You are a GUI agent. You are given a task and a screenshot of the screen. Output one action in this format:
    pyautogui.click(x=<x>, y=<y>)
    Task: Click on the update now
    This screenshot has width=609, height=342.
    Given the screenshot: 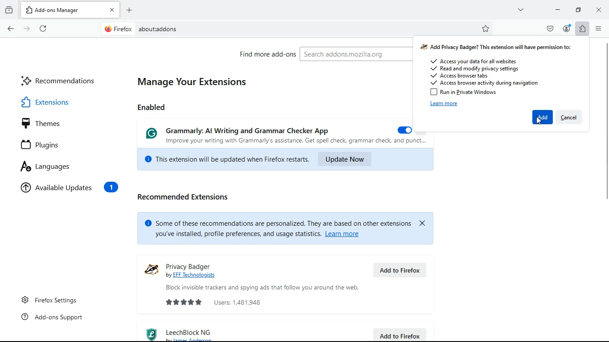 What is the action you would take?
    pyautogui.click(x=357, y=159)
    